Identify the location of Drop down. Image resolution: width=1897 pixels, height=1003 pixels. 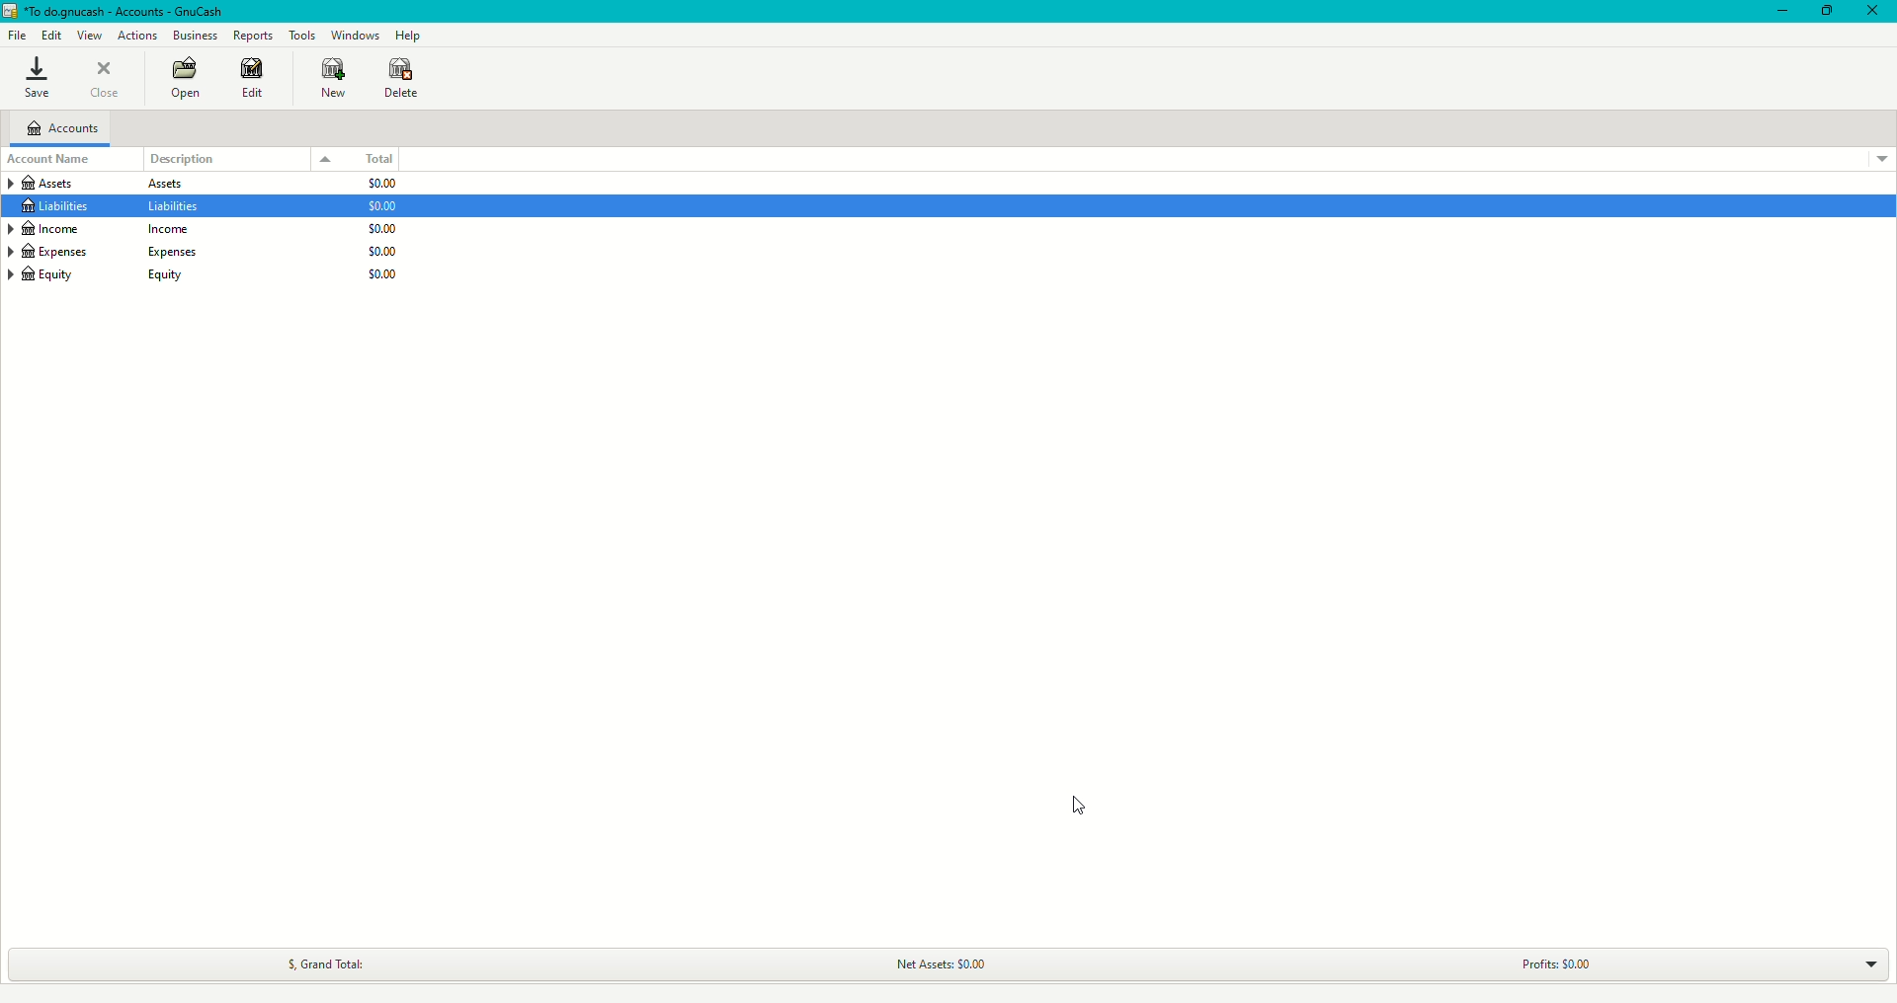
(1871, 963).